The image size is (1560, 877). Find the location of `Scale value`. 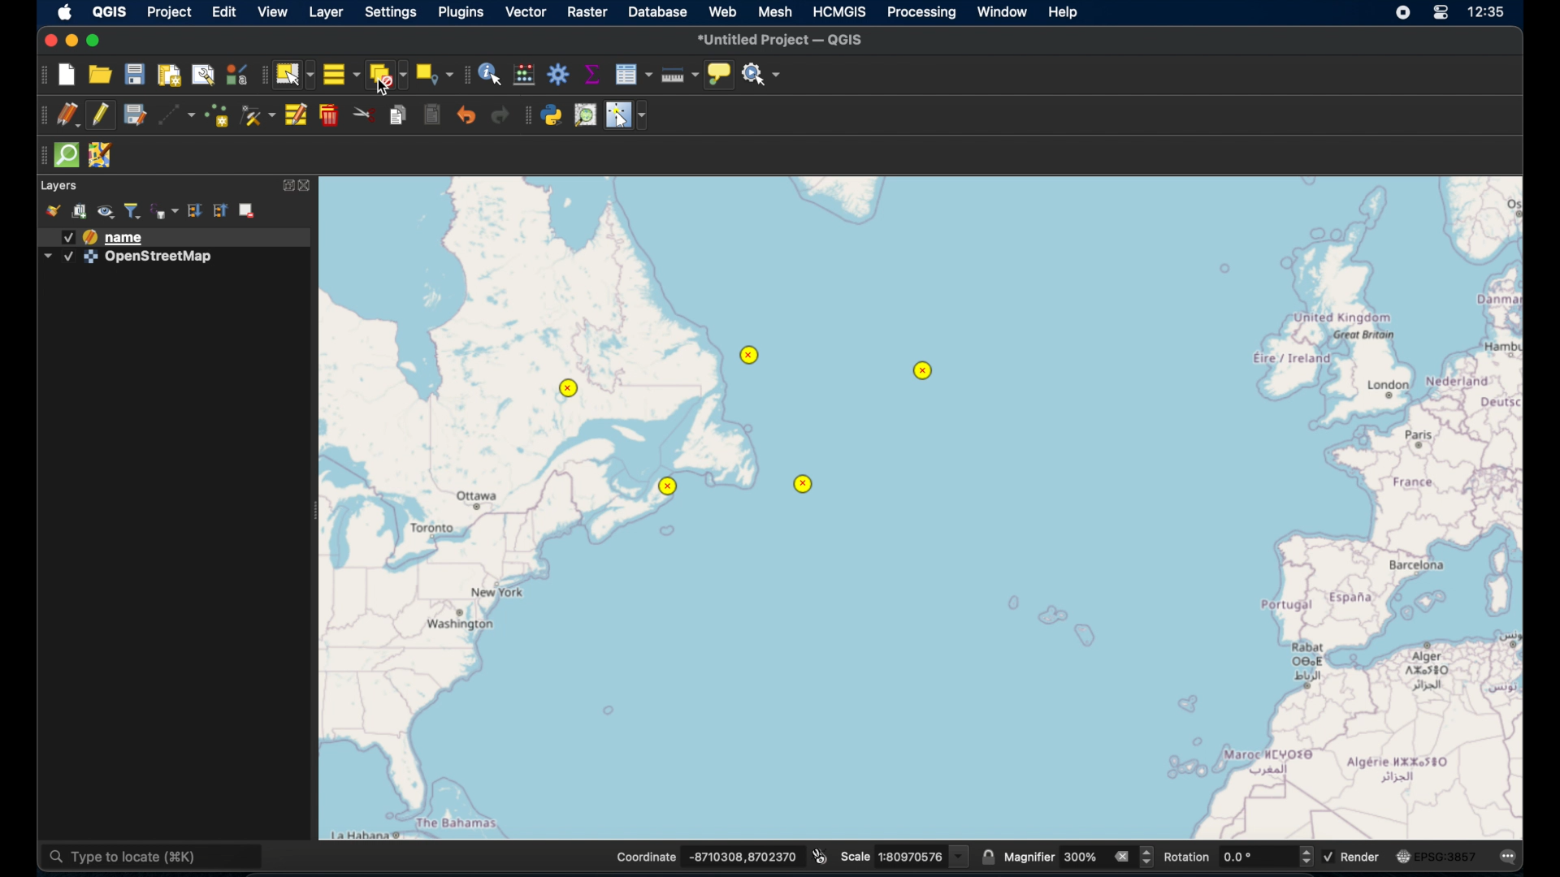

Scale value is located at coordinates (924, 858).